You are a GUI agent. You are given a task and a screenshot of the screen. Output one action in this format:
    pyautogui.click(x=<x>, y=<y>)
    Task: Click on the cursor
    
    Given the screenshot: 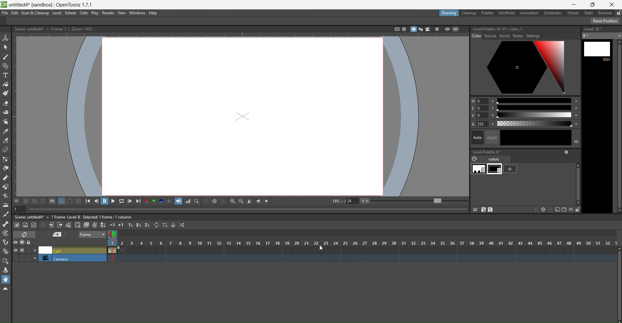 What is the action you would take?
    pyautogui.click(x=322, y=249)
    